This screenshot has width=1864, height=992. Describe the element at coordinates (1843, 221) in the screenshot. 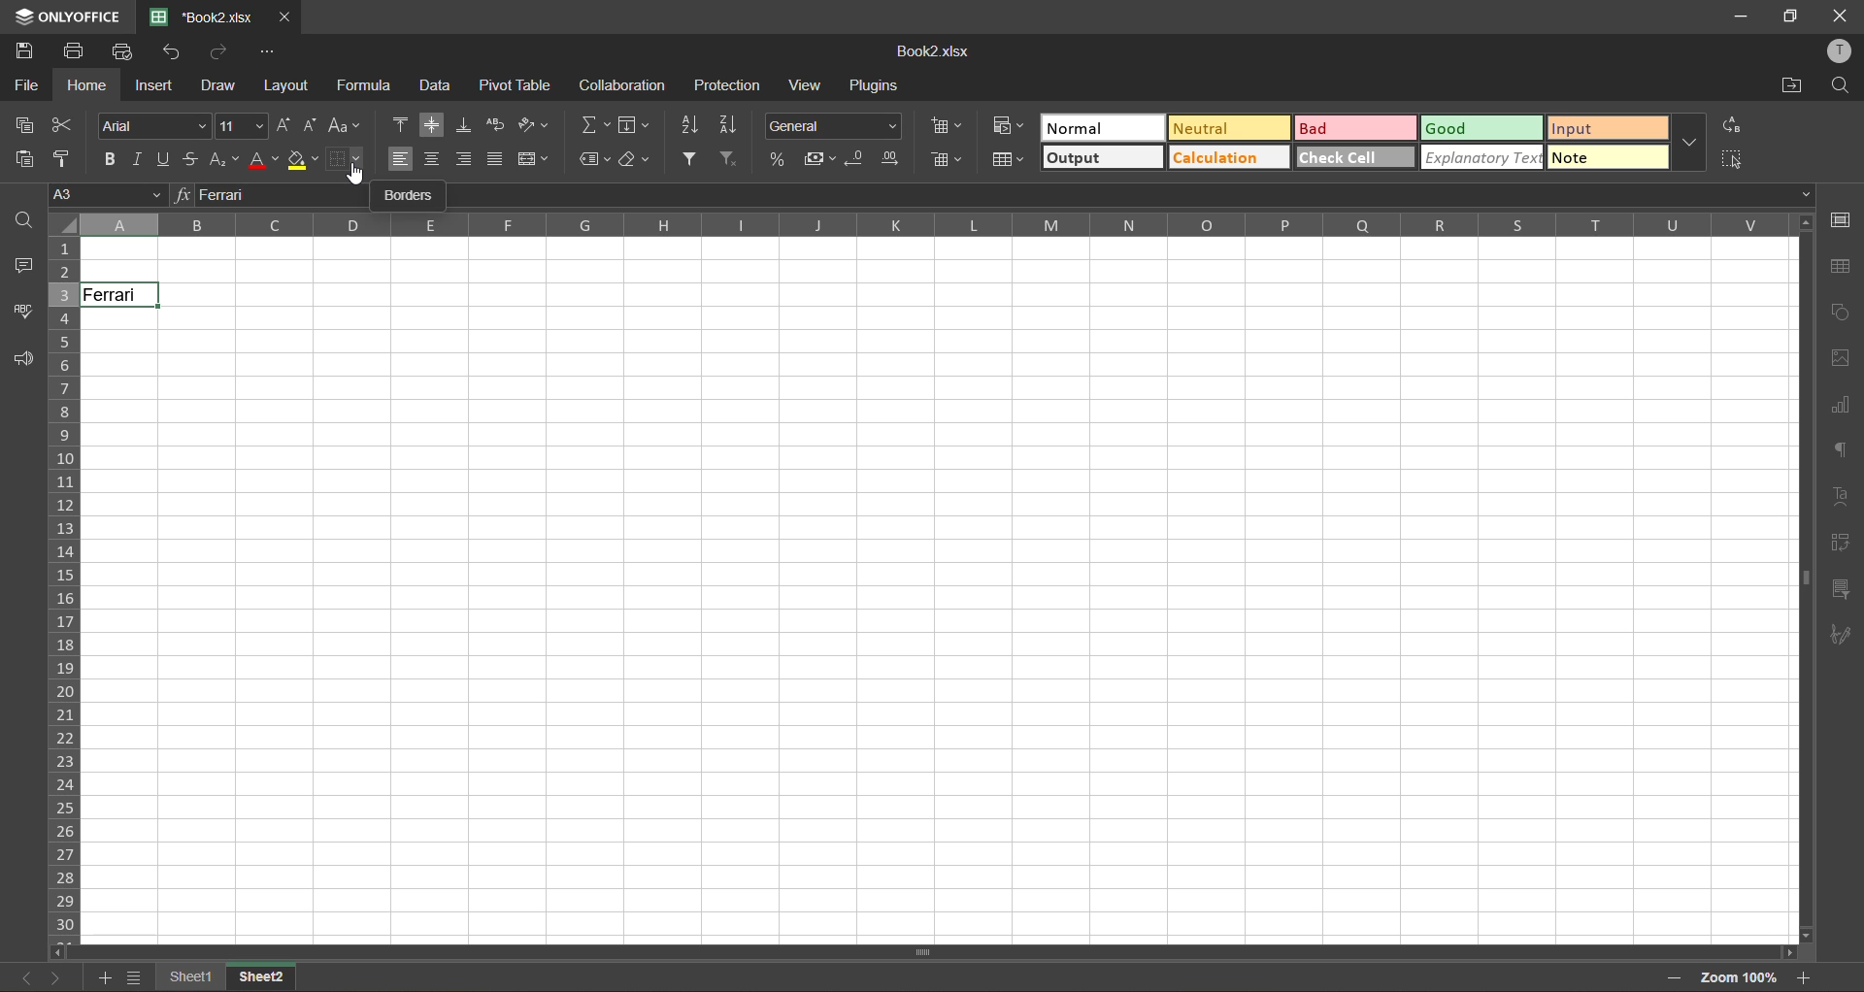

I see `cell setting` at that location.